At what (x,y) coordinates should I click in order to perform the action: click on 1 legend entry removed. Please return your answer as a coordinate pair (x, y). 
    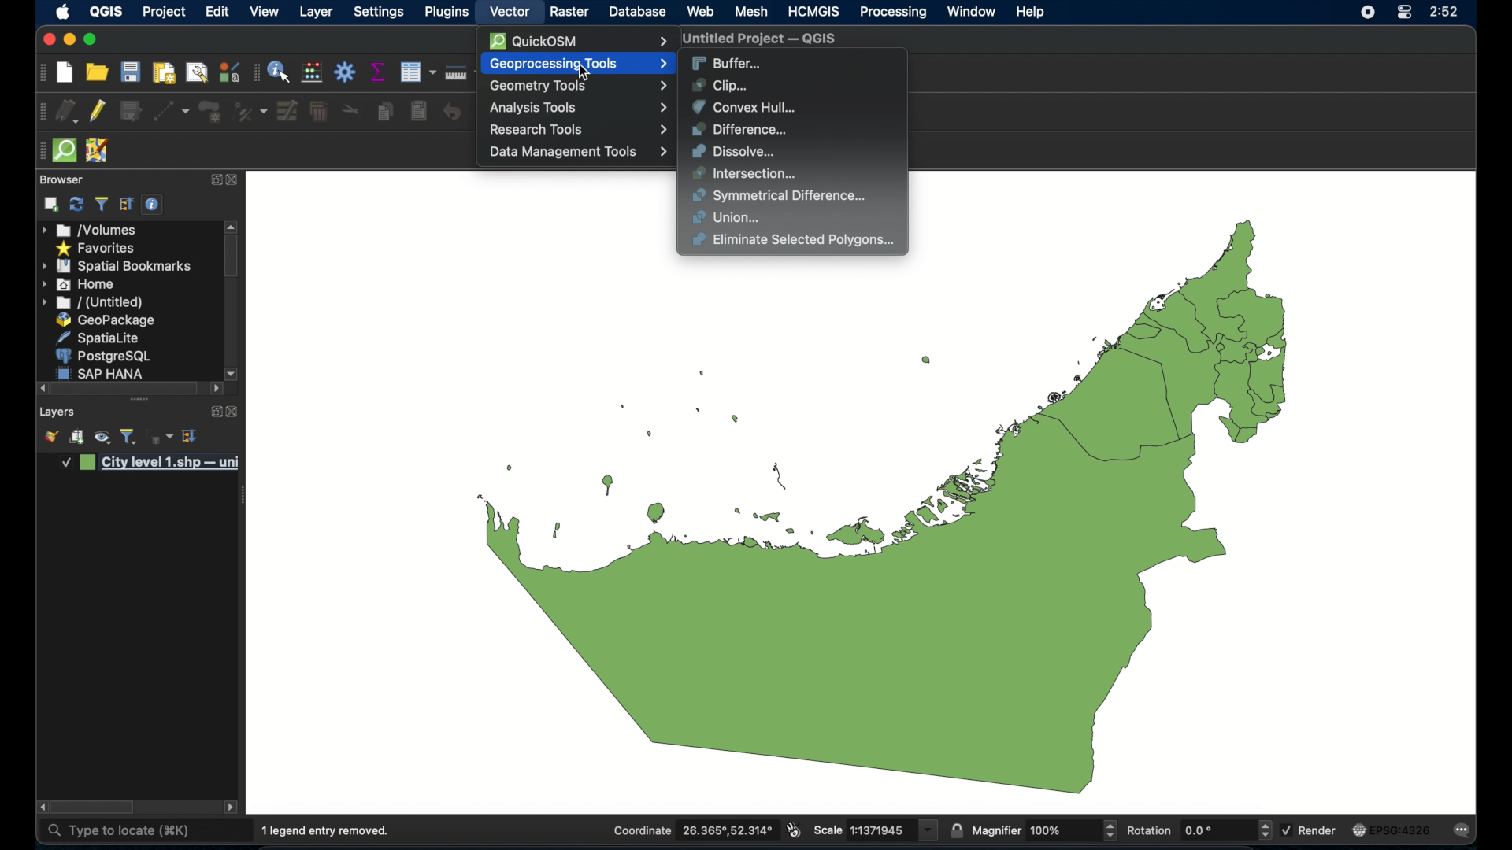
    Looking at the image, I should click on (328, 831).